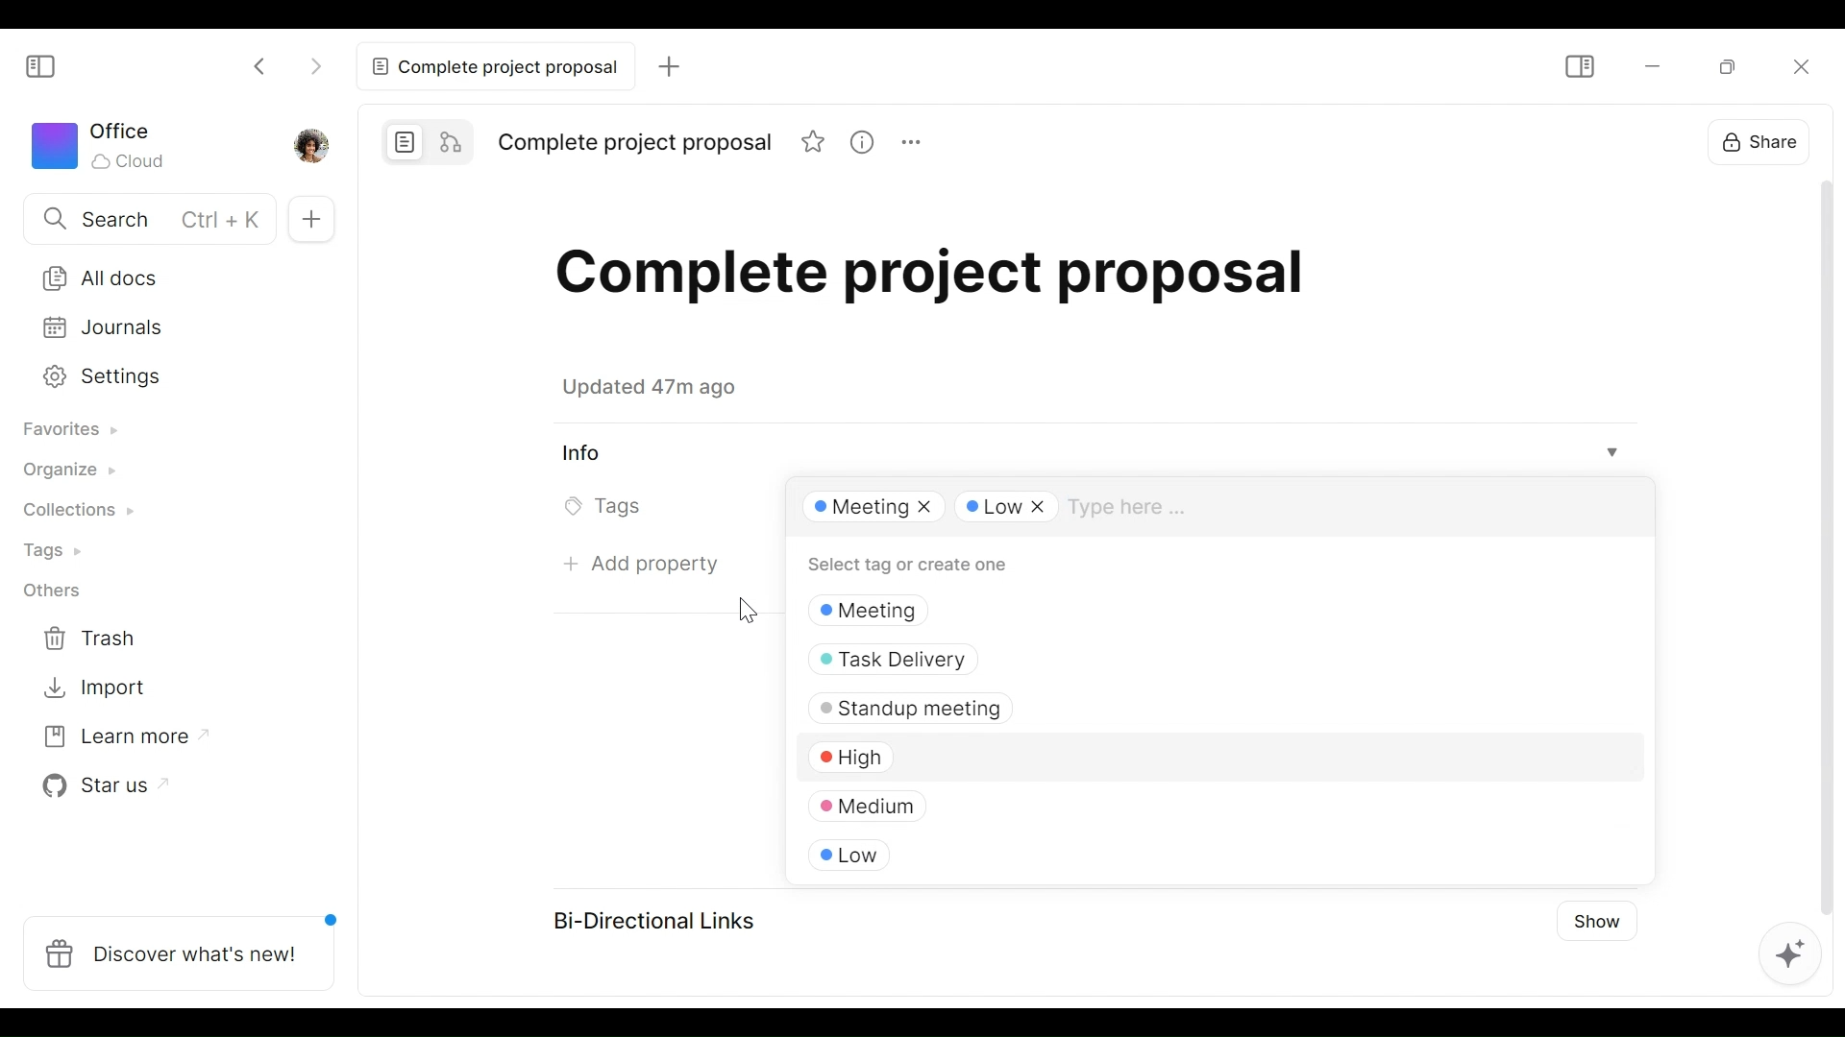 The width and height of the screenshot is (1845, 1037). What do you see at coordinates (1733, 65) in the screenshot?
I see `Restore` at bounding box center [1733, 65].